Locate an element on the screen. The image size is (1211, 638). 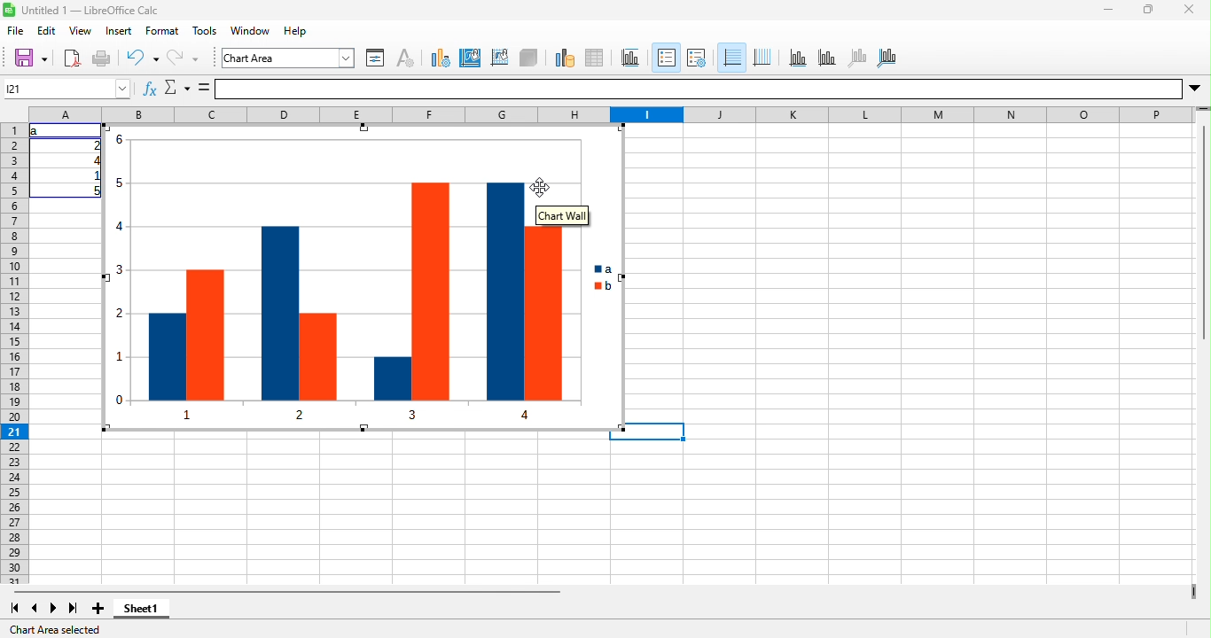
chart area is located at coordinates (471, 59).